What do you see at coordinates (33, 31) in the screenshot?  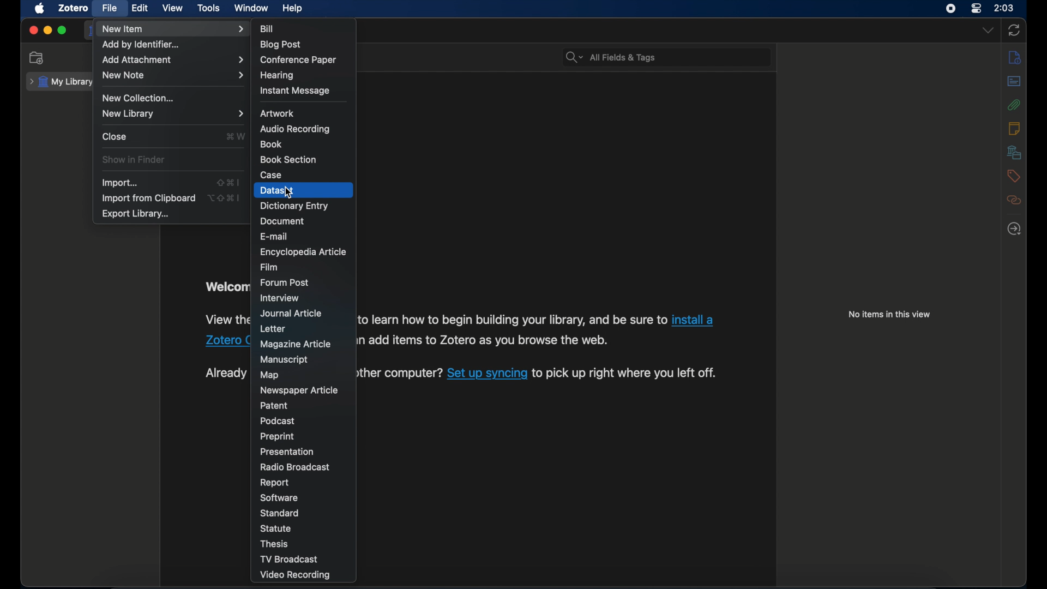 I see `close` at bounding box center [33, 31].